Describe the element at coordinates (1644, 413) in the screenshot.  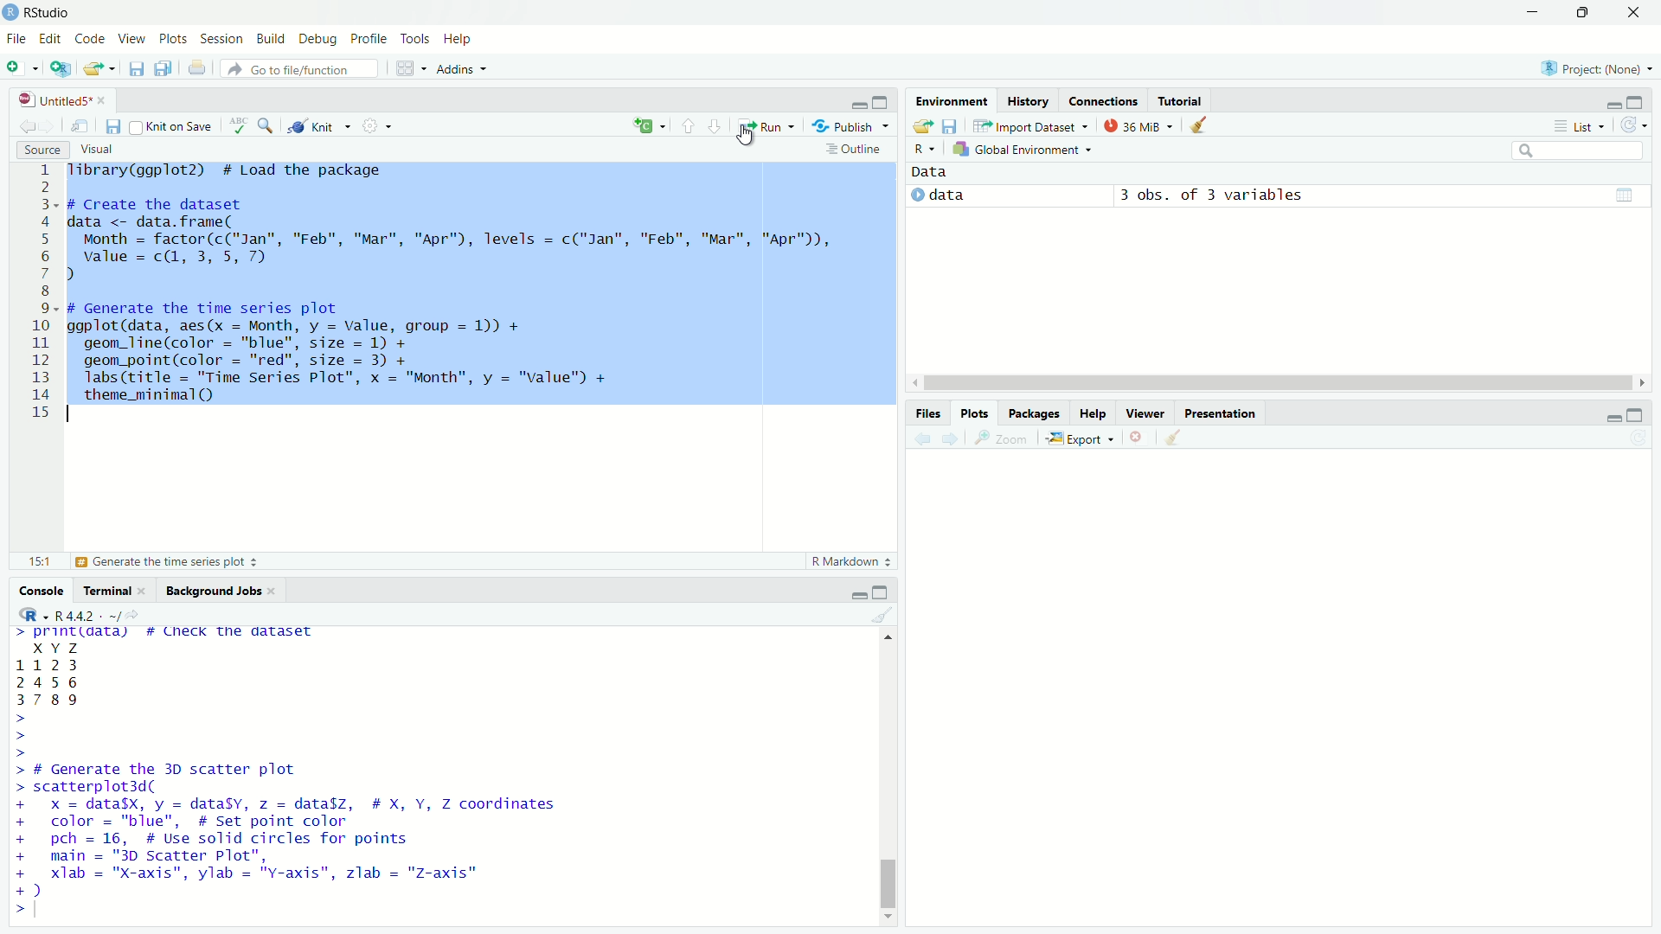
I see `maximize` at that location.